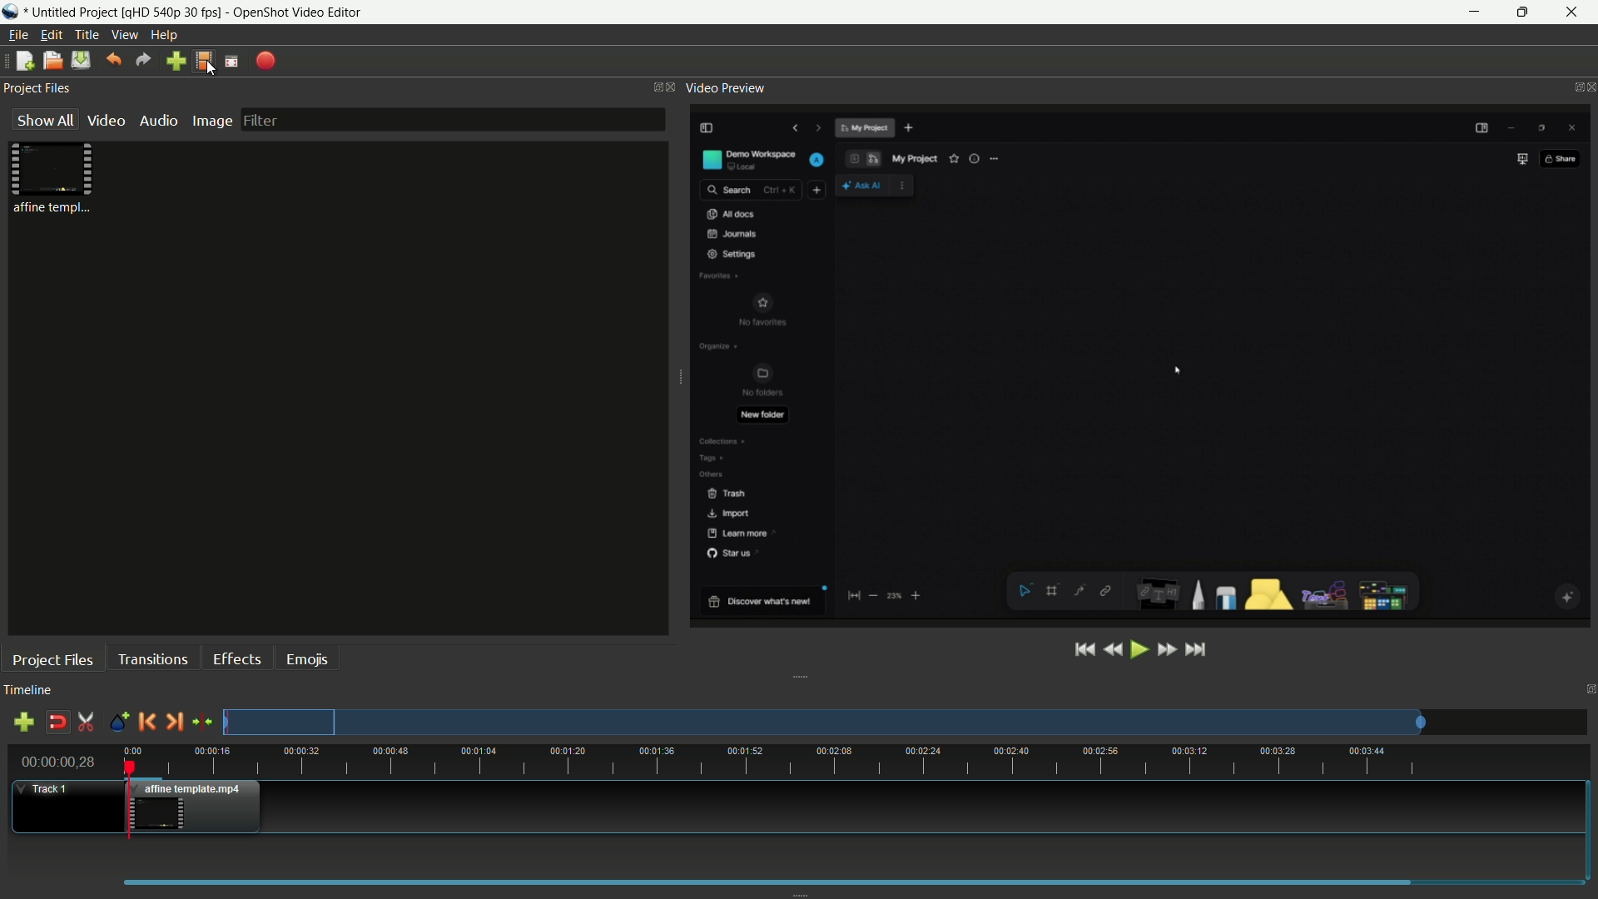  What do you see at coordinates (1588, 690) in the screenshot?
I see `close timeline` at bounding box center [1588, 690].